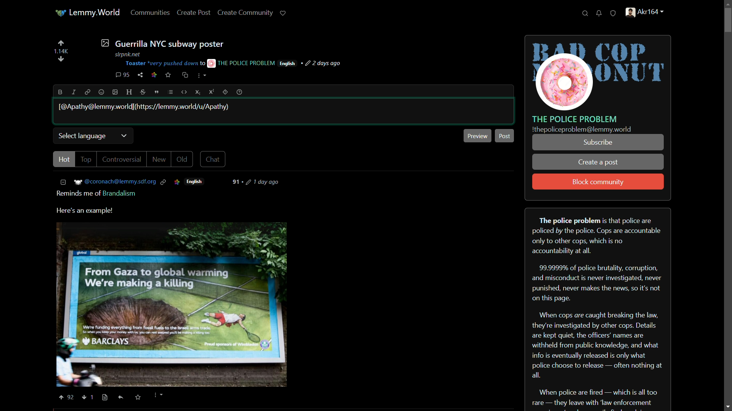  I want to click on Old, so click(182, 159).